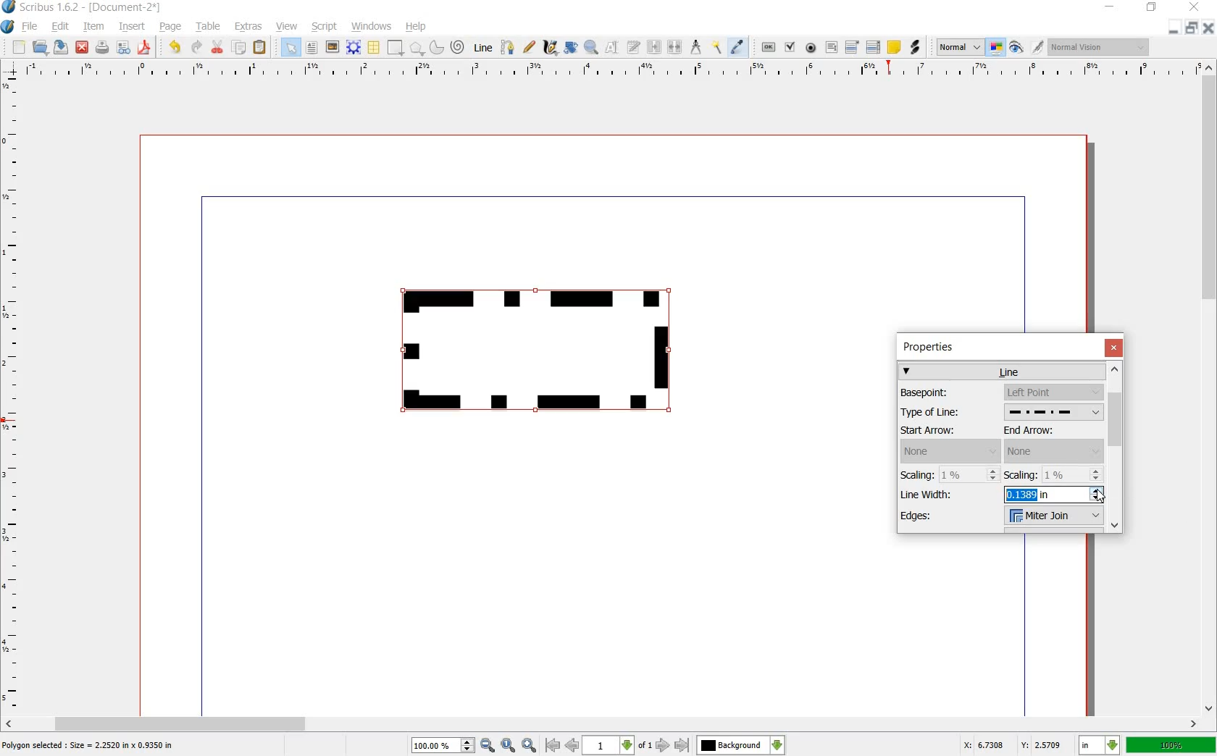 The height and width of the screenshot is (756, 1217). I want to click on PDF RADIO BUTTON, so click(811, 48).